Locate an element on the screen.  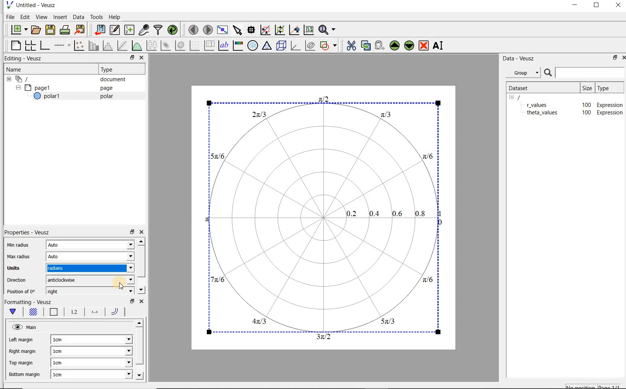
image color bar is located at coordinates (238, 45).